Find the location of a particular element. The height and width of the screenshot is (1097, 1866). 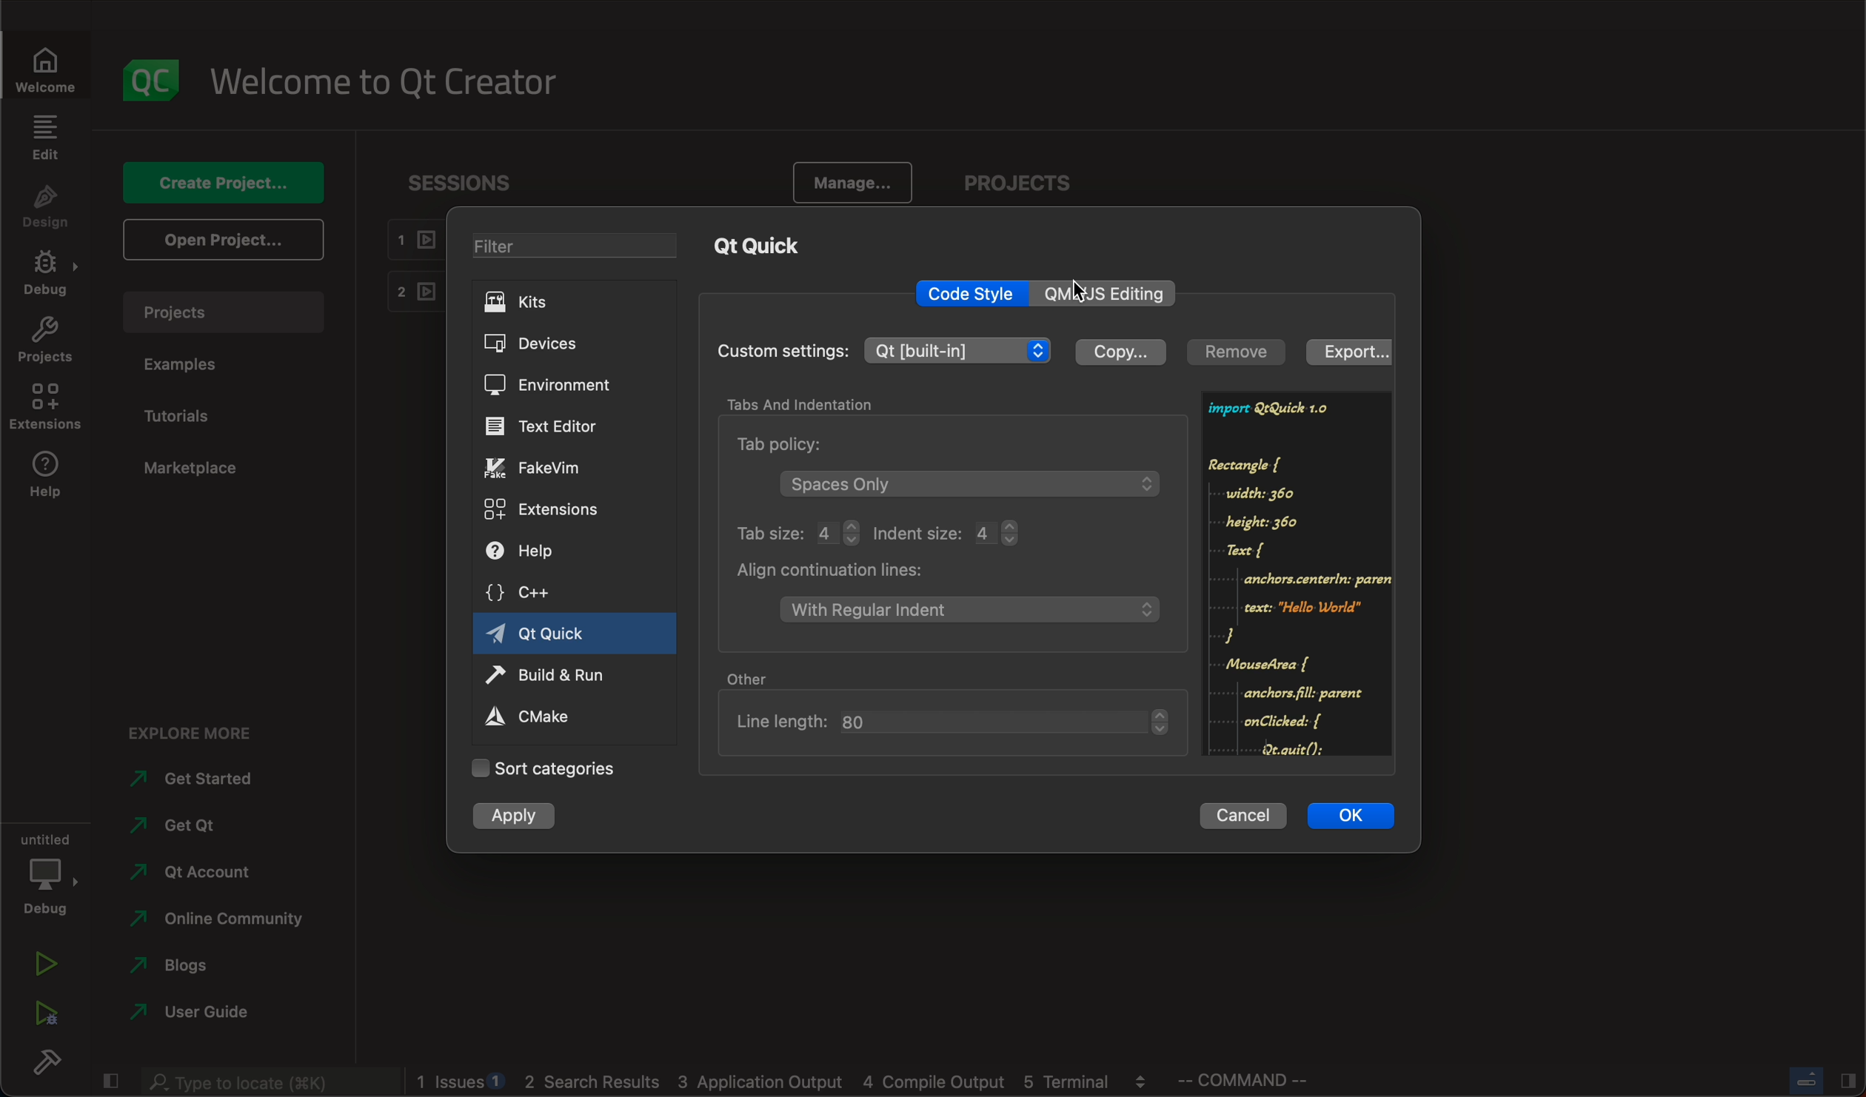

WELCOME is located at coordinates (47, 73).